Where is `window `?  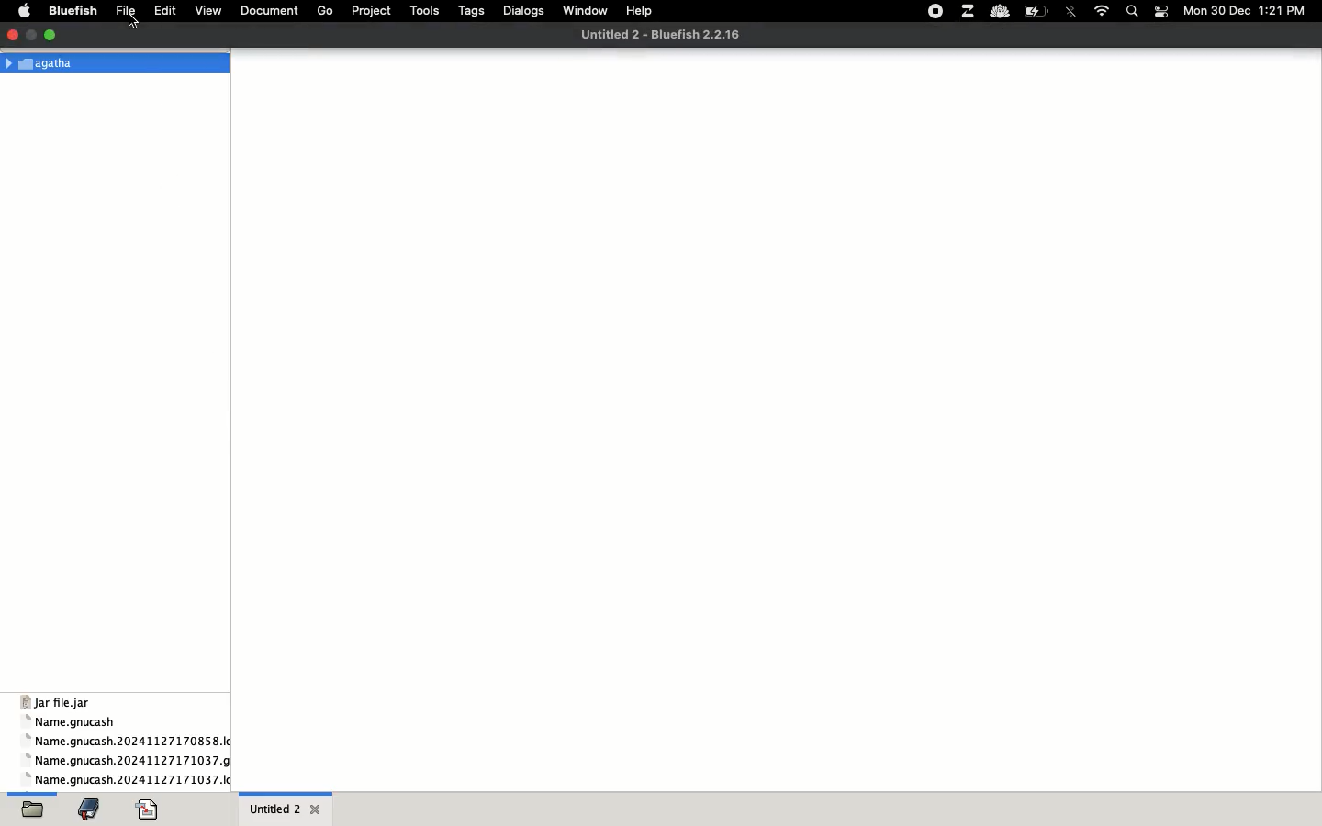 window  is located at coordinates (583, 10).